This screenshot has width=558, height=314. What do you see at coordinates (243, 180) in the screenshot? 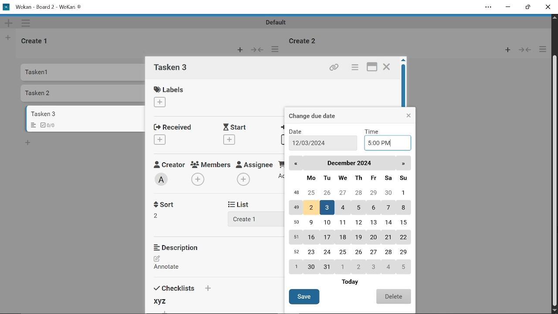
I see `Add assignee` at bounding box center [243, 180].